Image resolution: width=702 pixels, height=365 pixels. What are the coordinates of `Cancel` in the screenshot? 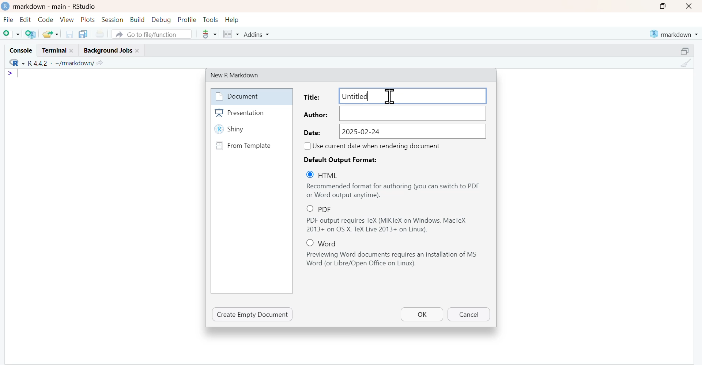 It's located at (468, 315).